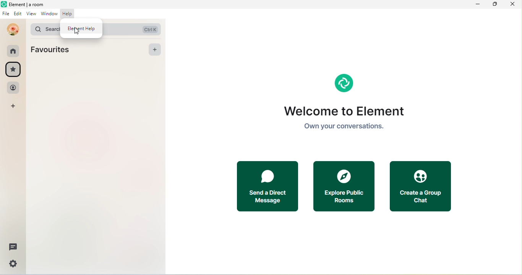 This screenshot has height=275, width=522. What do you see at coordinates (512, 5) in the screenshot?
I see `close` at bounding box center [512, 5].